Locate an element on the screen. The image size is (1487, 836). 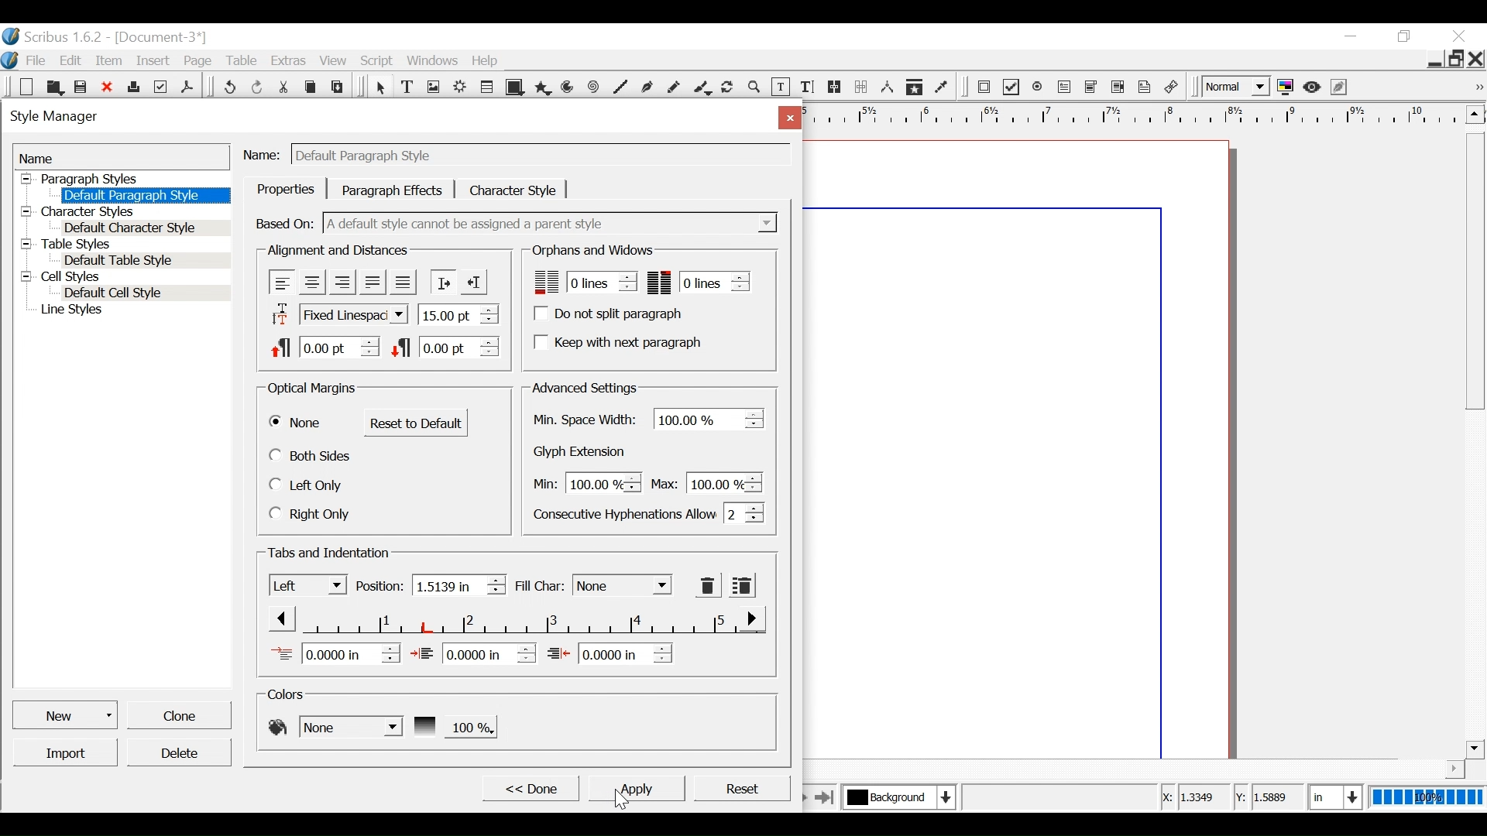
Toggle color is located at coordinates (1286, 87).